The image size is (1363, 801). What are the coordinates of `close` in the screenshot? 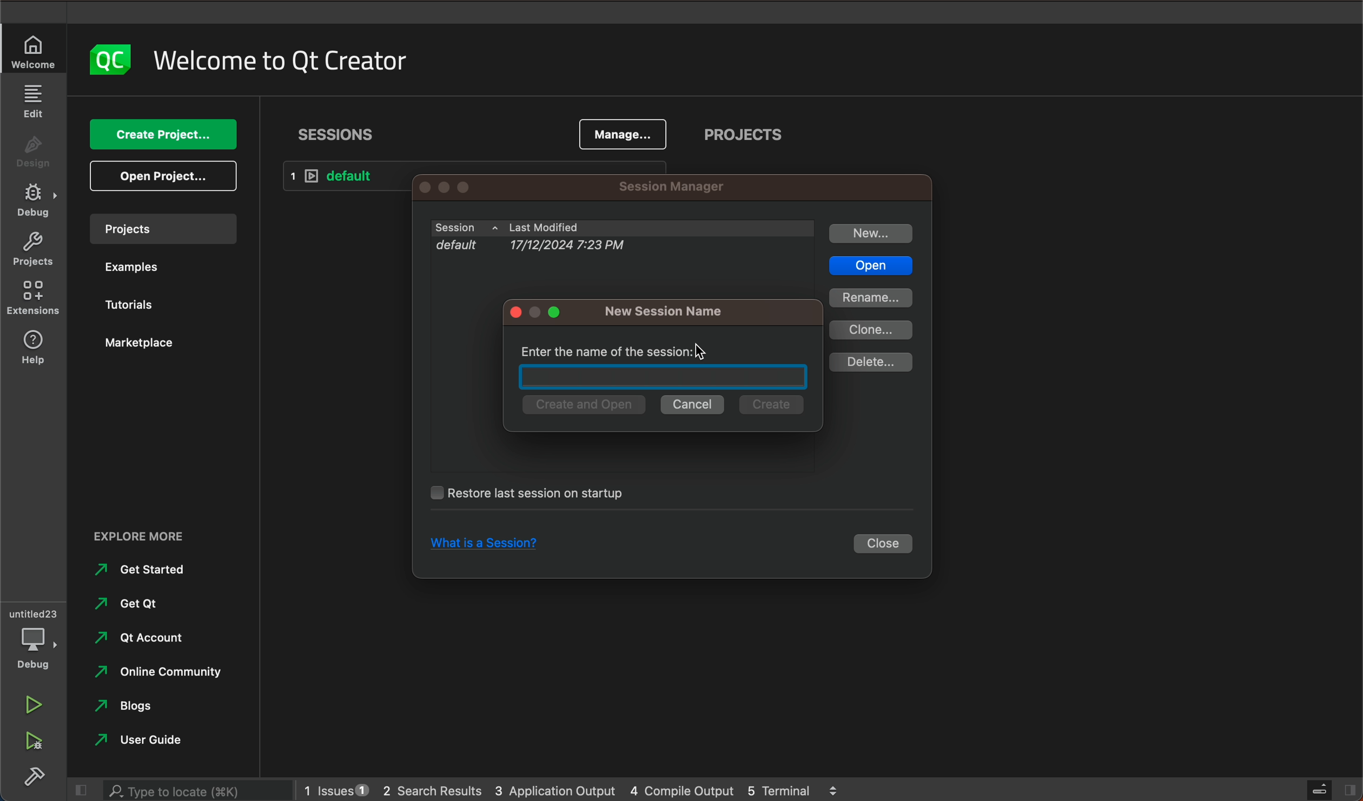 It's located at (885, 545).